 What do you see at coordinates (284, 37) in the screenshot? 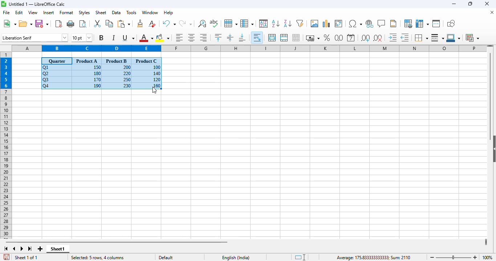
I see `merge cells` at bounding box center [284, 37].